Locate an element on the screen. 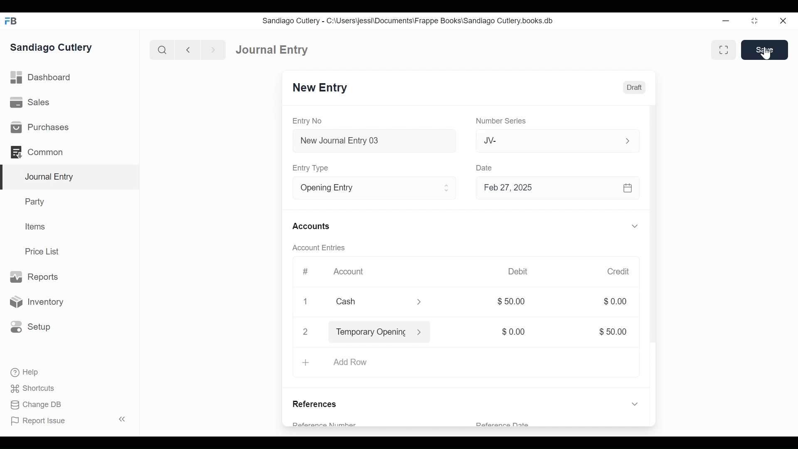 Image resolution: width=798 pixels, height=449 pixels. Expand is located at coordinates (447, 188).